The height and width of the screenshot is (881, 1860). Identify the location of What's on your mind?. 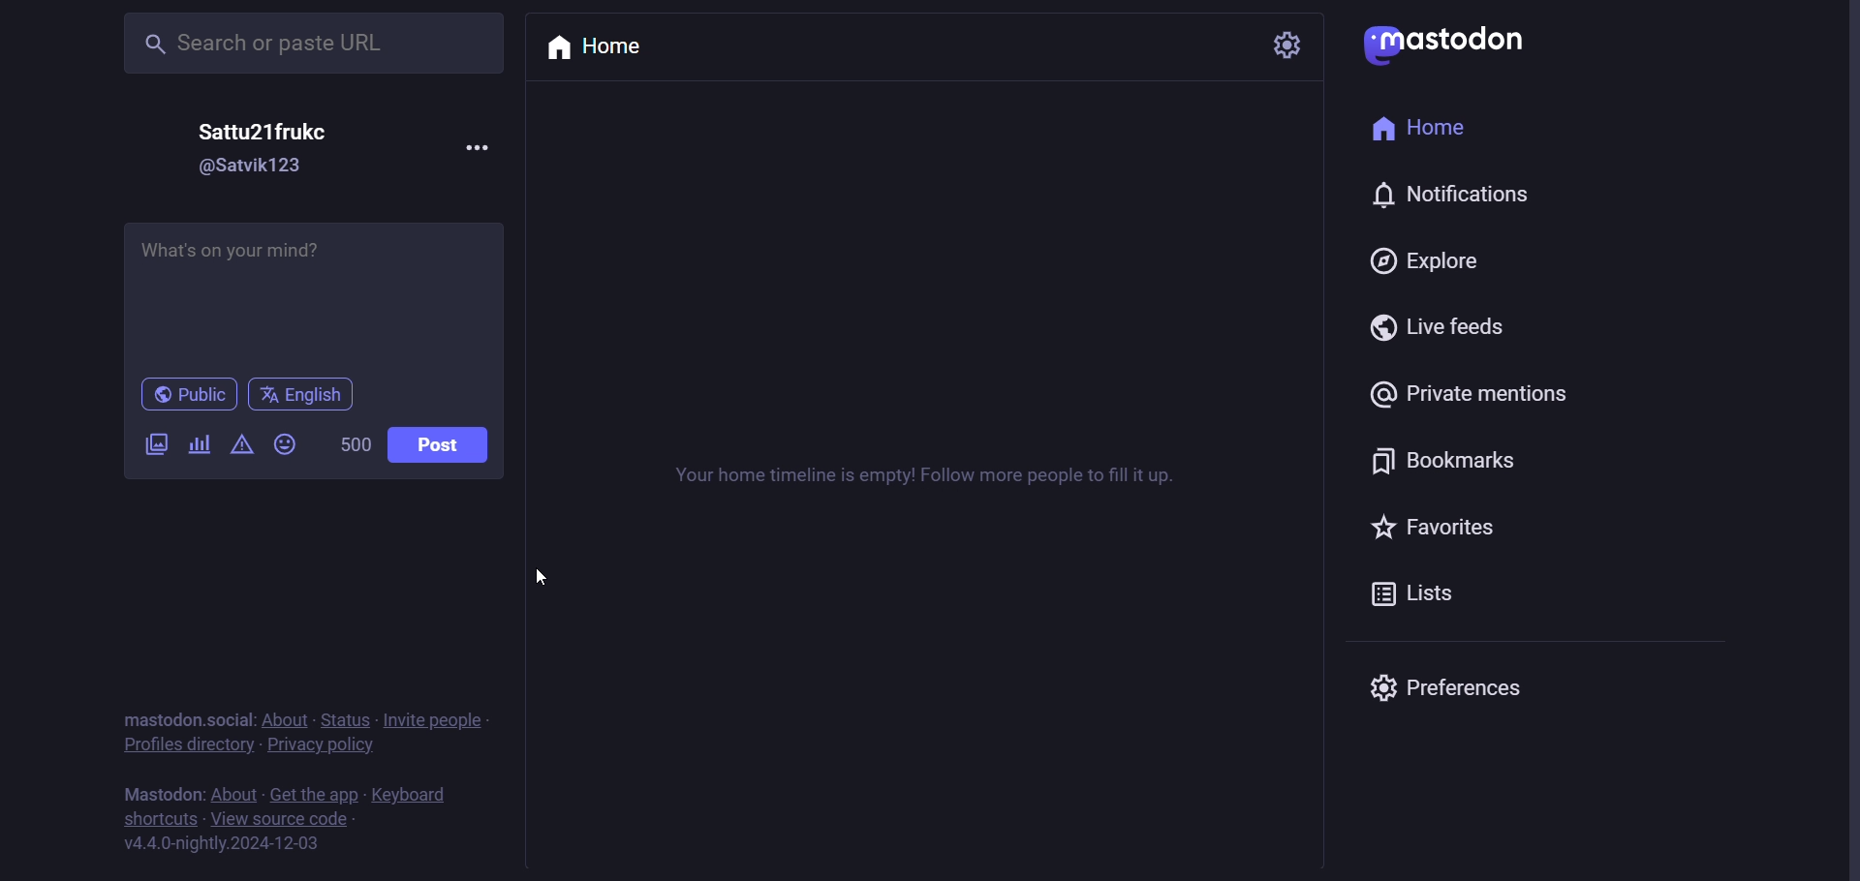
(318, 296).